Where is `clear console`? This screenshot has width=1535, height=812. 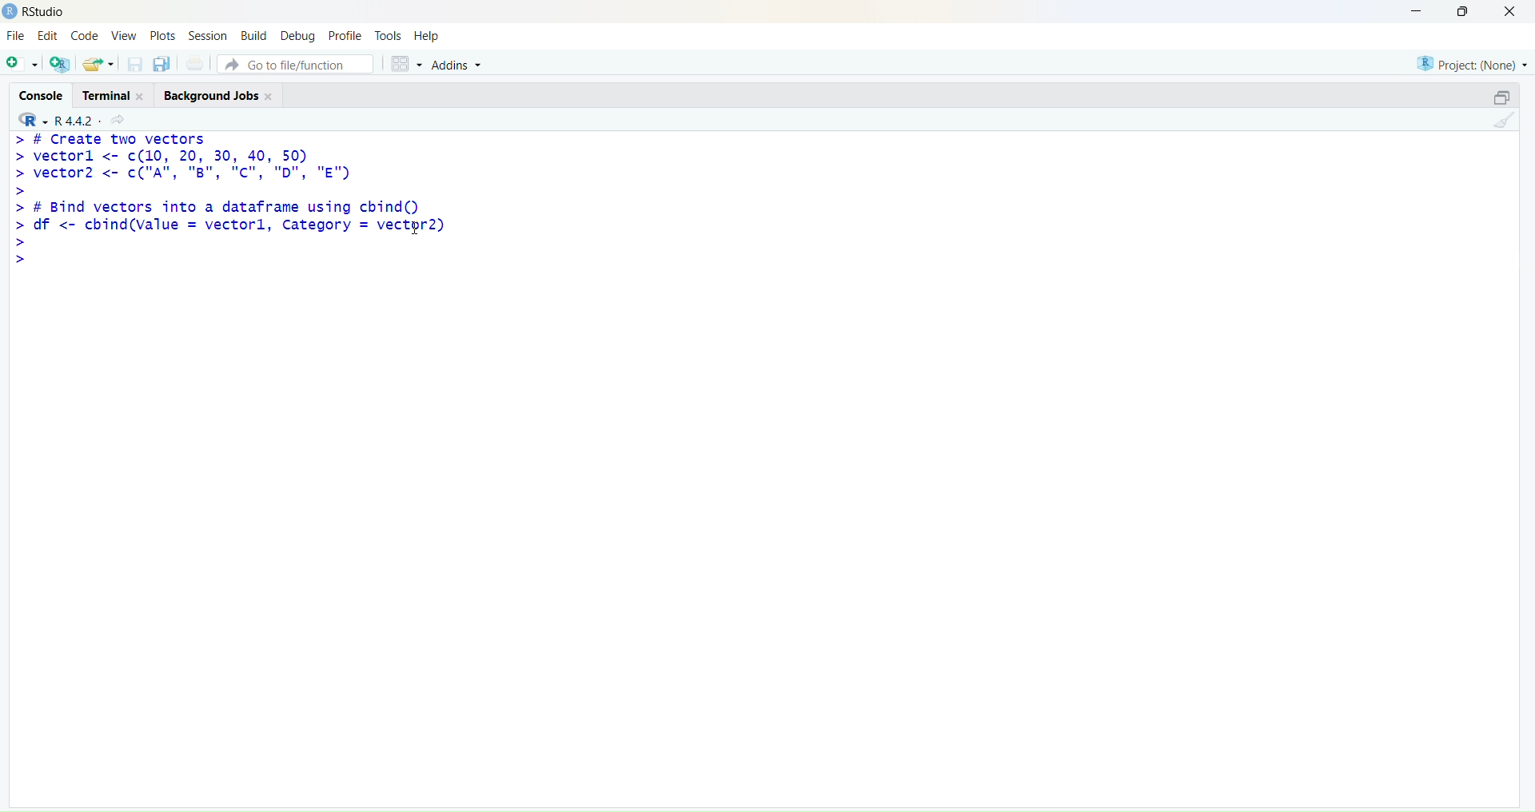
clear console is located at coordinates (1504, 121).